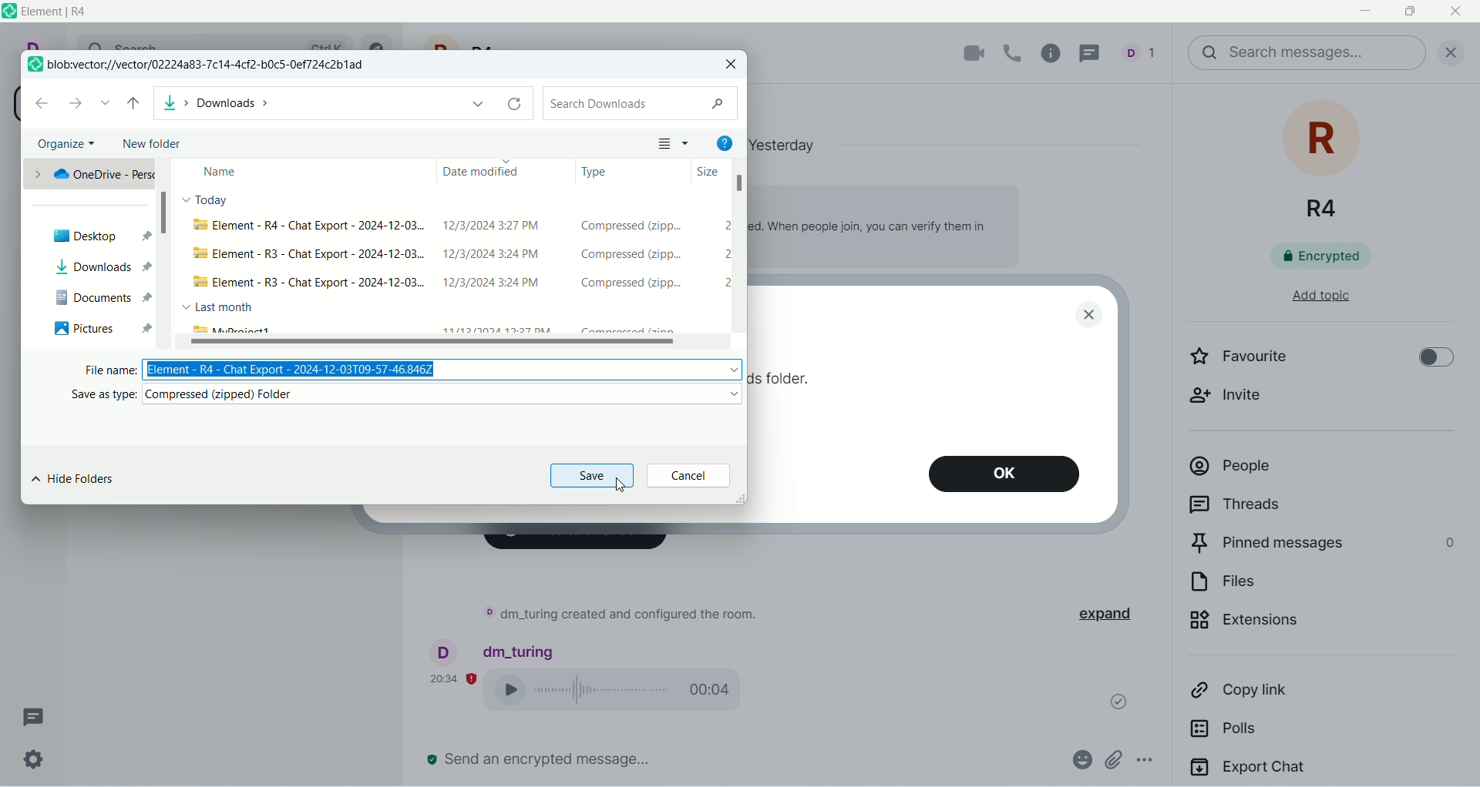 The width and height of the screenshot is (1480, 787). I want to click on files, so click(456, 275).